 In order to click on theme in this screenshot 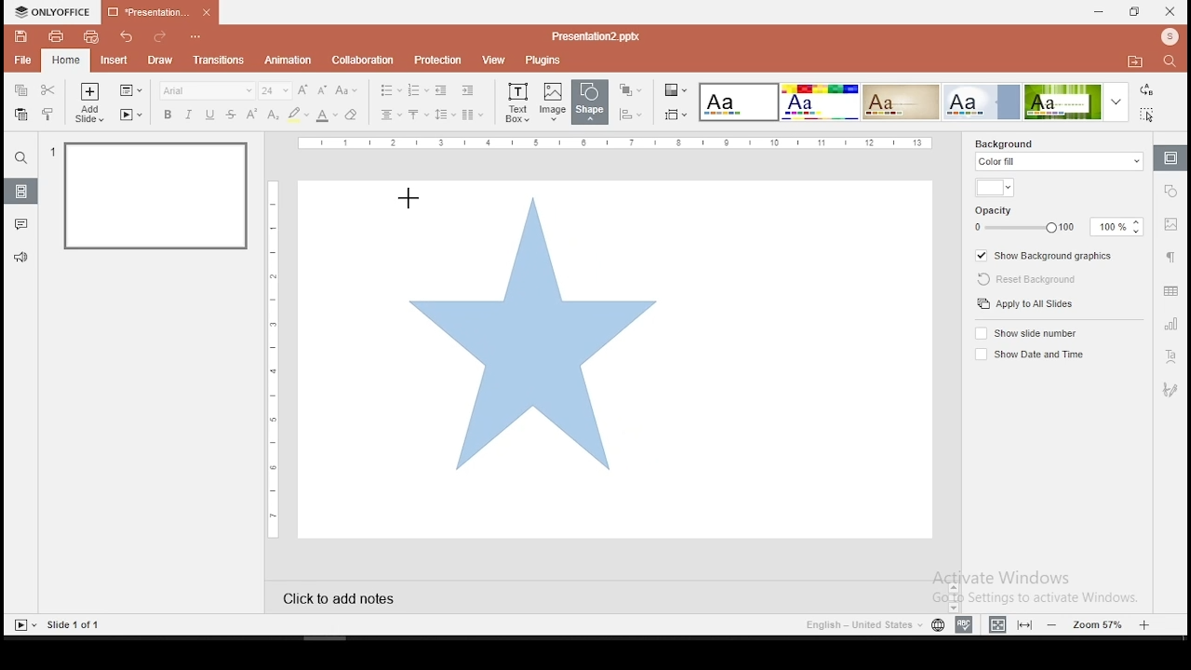, I will do `click(982, 101)`.